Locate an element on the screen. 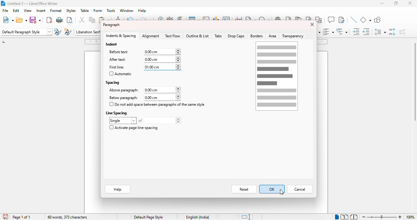 Image resolution: width=417 pixels, height=220 pixels. font name is located at coordinates (87, 31).